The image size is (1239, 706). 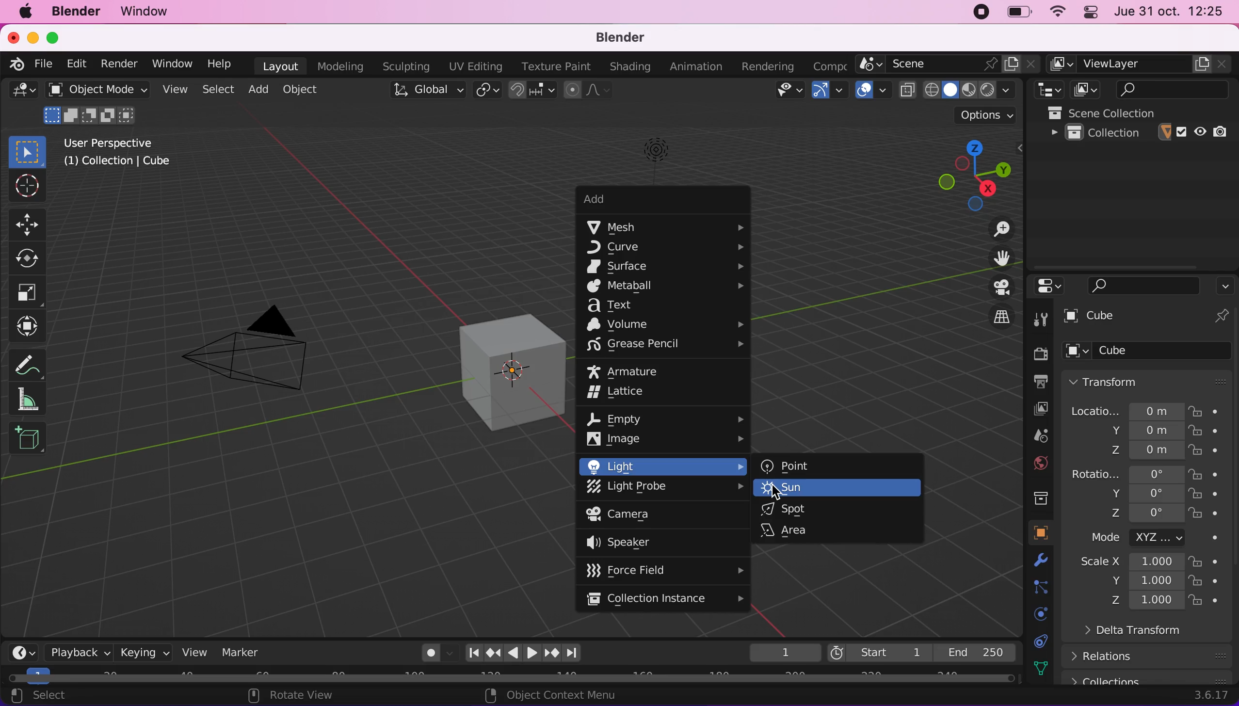 I want to click on Play animation, so click(x=512, y=654).